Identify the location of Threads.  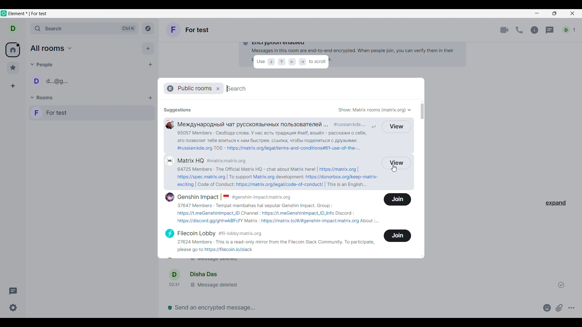
(550, 30).